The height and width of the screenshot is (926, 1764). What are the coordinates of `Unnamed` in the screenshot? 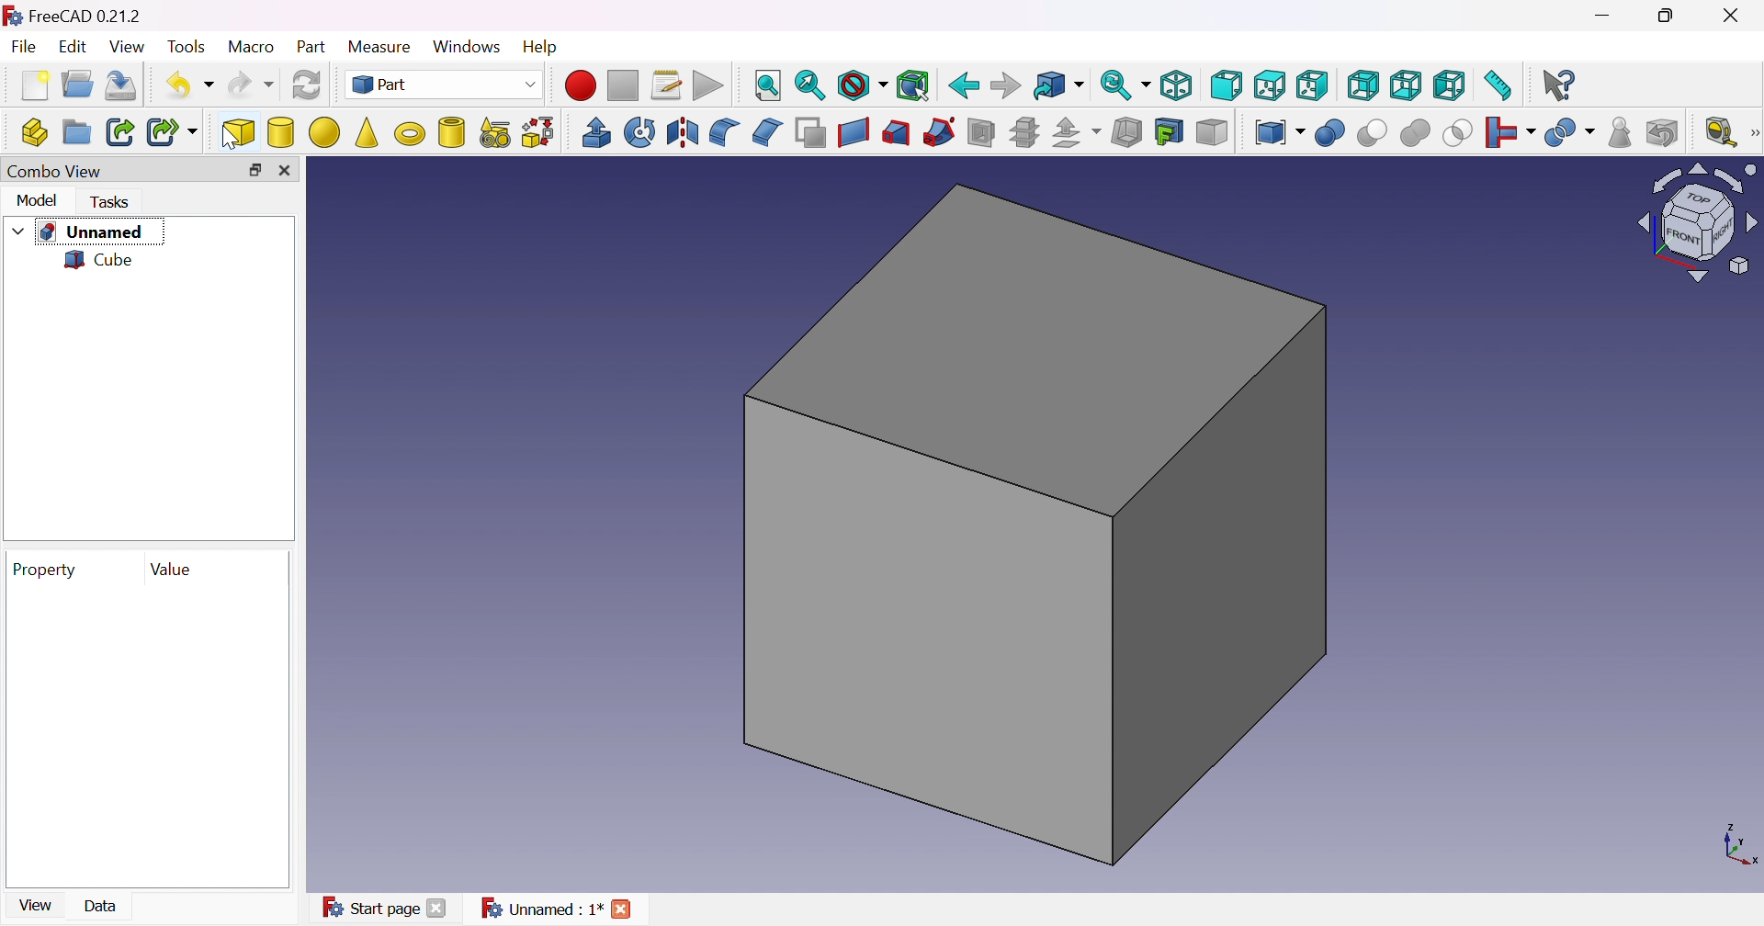 It's located at (91, 232).